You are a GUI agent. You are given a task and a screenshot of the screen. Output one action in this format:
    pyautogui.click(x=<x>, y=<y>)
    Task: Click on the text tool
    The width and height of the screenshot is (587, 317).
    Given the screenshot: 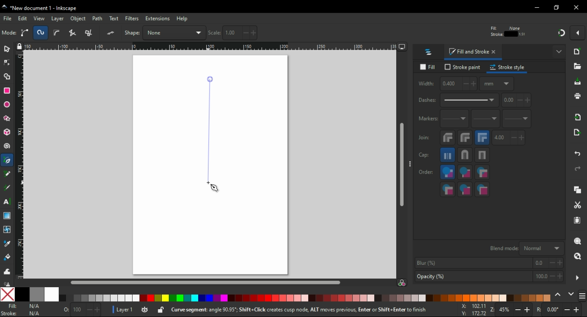 What is the action you would take?
    pyautogui.click(x=7, y=202)
    